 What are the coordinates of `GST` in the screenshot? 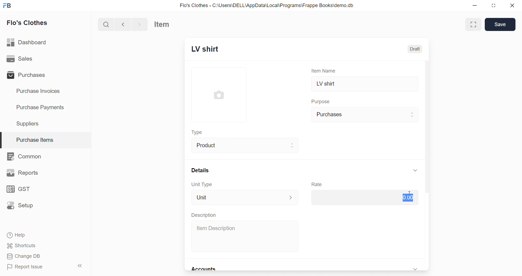 It's located at (26, 190).